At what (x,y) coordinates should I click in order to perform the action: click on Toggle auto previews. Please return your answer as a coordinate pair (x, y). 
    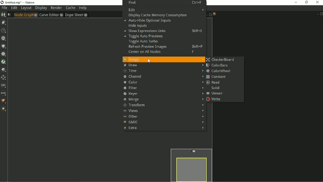
    Looking at the image, I should click on (143, 37).